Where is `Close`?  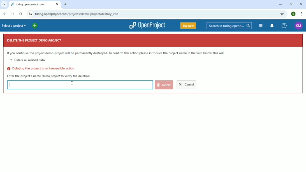
Close is located at coordinates (302, 4).